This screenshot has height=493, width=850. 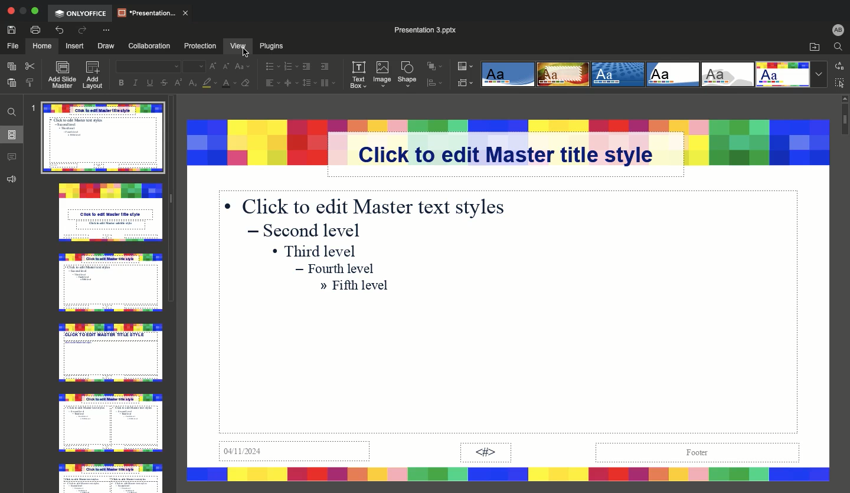 I want to click on Find and replace, so click(x=12, y=111).